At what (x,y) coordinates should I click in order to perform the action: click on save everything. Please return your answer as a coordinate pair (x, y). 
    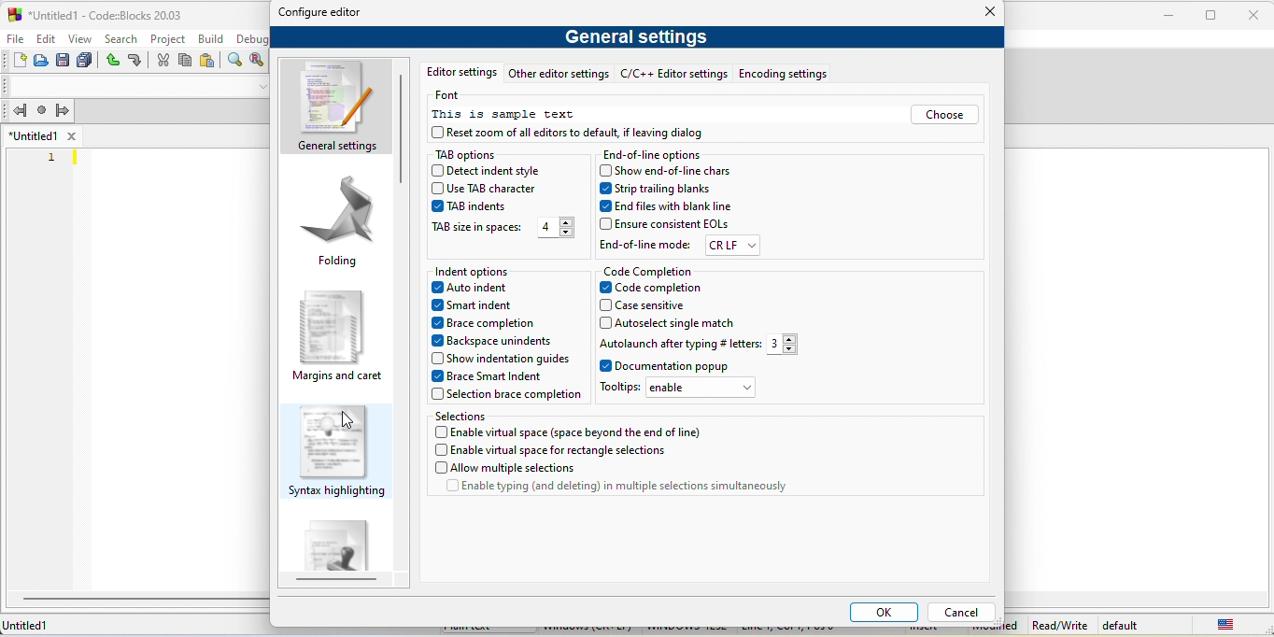
    Looking at the image, I should click on (85, 61).